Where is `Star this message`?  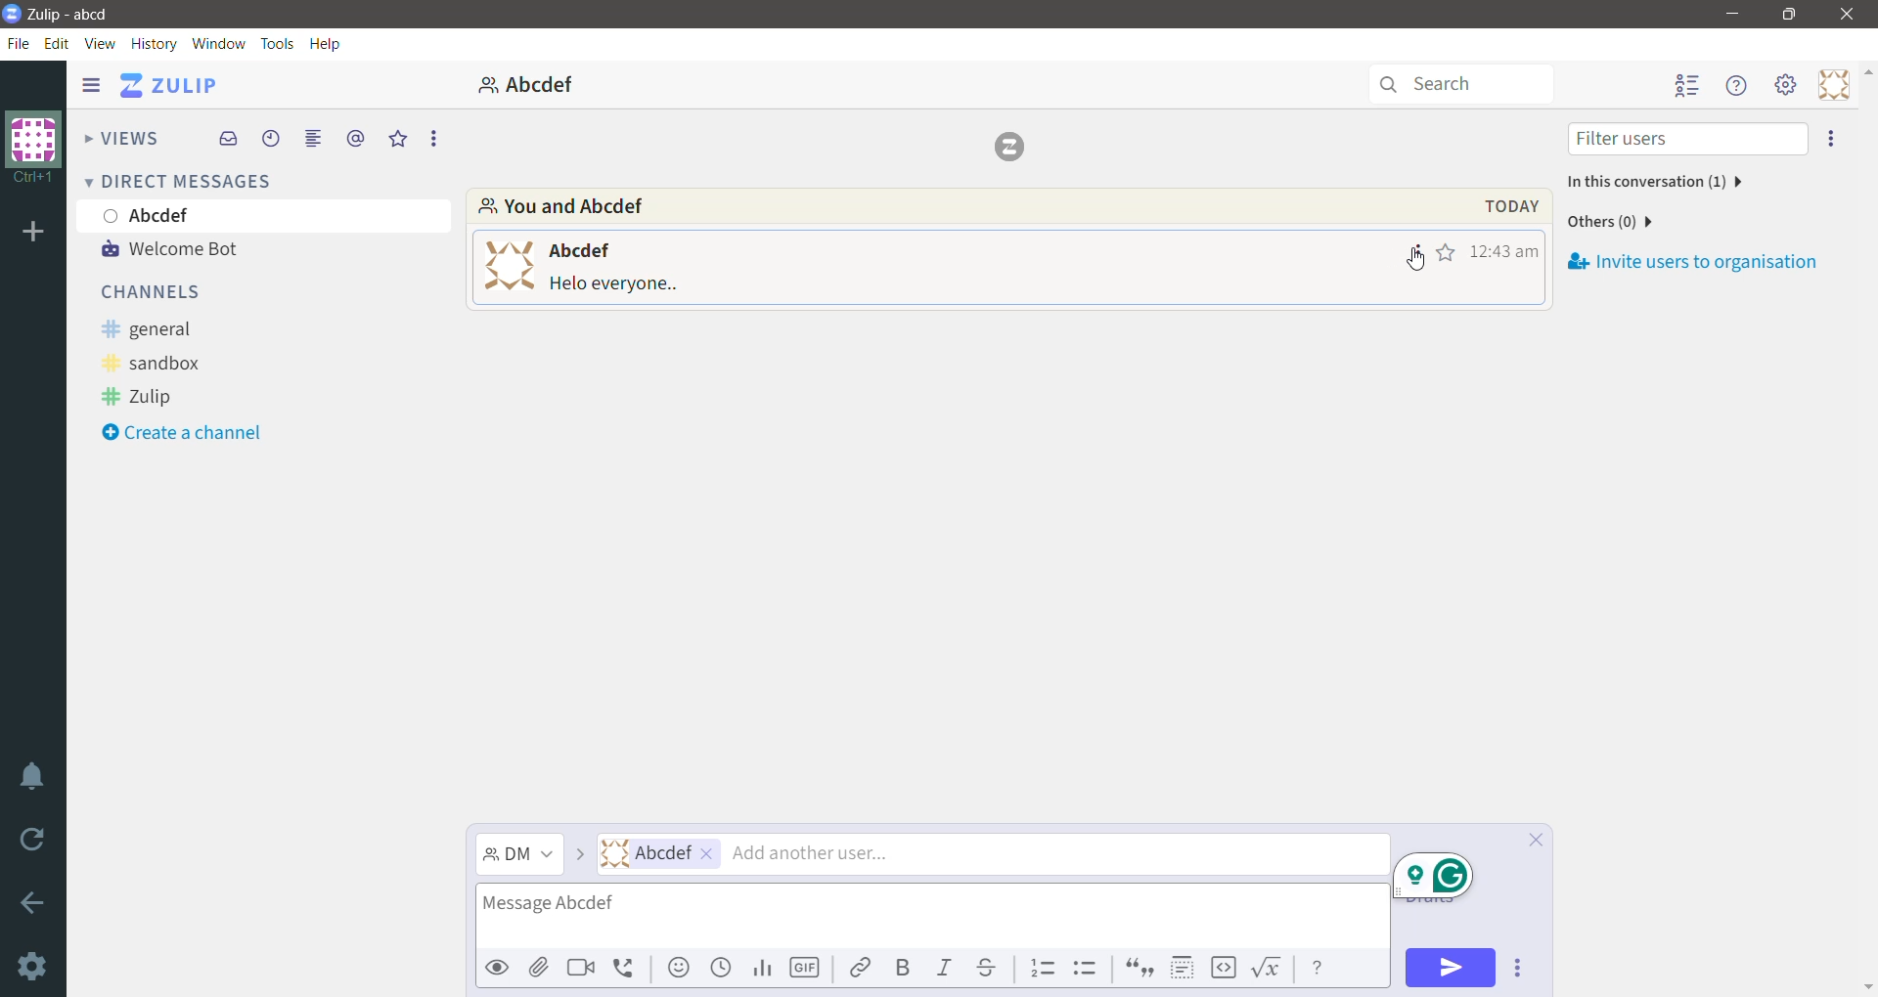 Star this message is located at coordinates (1447, 251).